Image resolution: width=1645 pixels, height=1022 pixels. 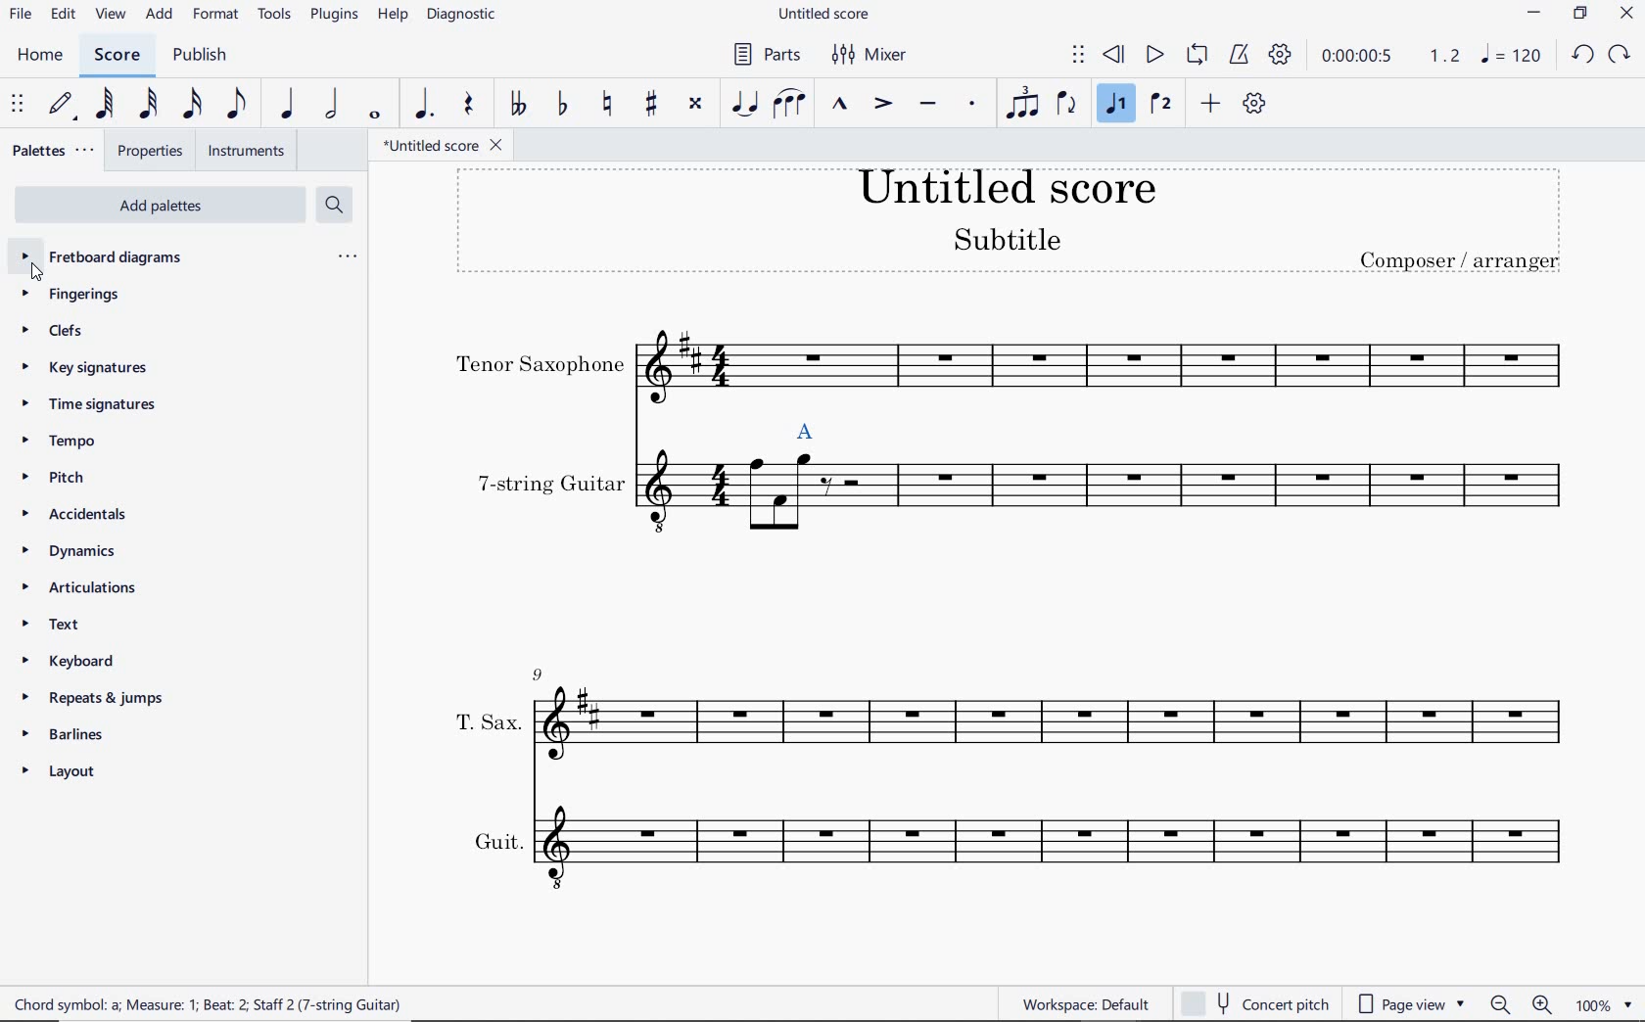 What do you see at coordinates (1414, 1001) in the screenshot?
I see `PAGE VIEW` at bounding box center [1414, 1001].